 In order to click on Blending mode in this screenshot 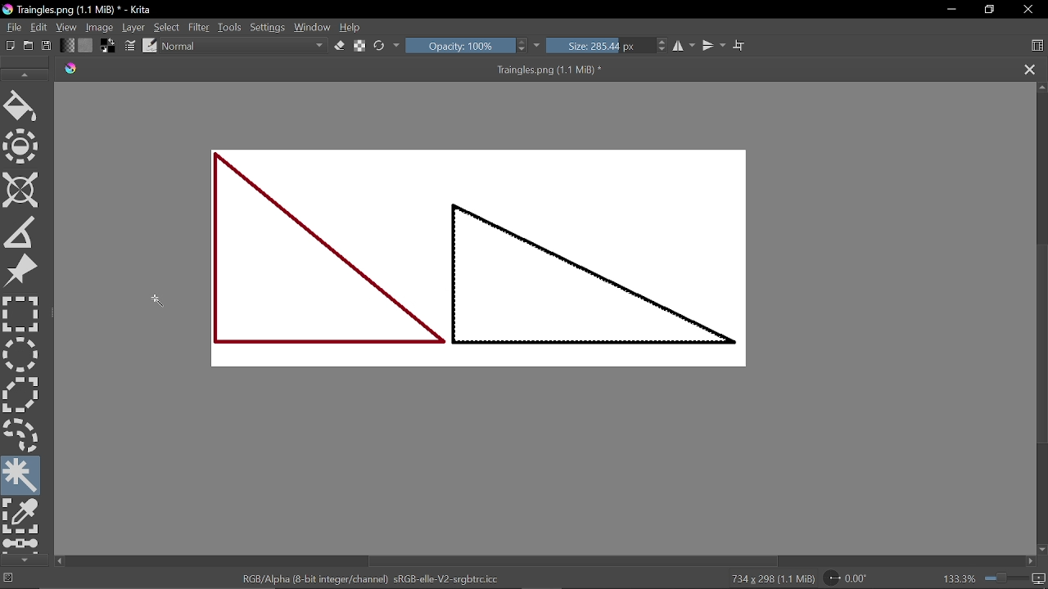, I will do `click(244, 46)`.